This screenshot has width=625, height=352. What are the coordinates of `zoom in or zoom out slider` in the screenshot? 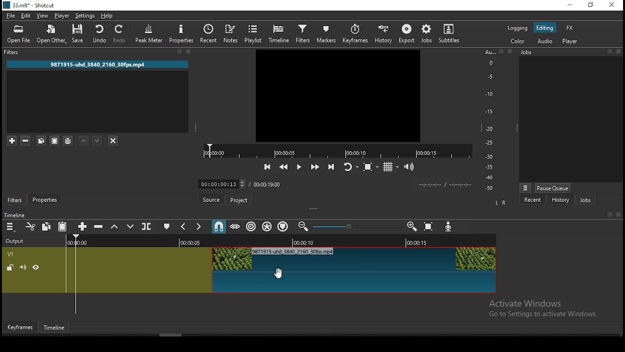 It's located at (355, 227).